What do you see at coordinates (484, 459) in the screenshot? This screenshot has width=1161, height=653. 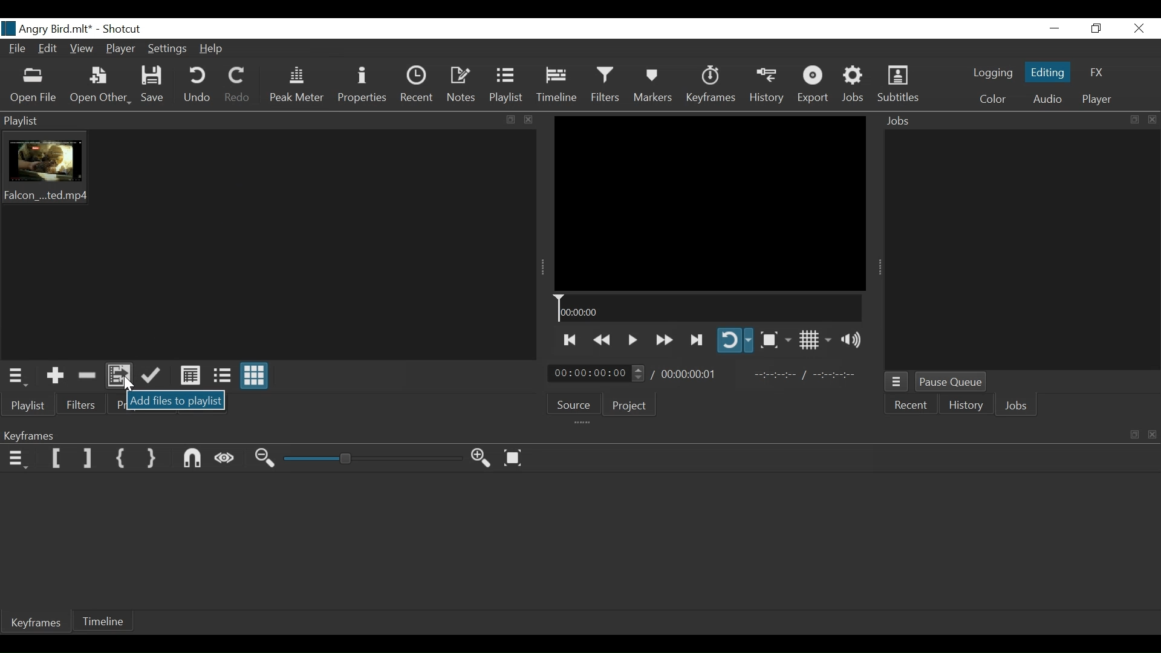 I see `Zoom Keyframe in` at bounding box center [484, 459].